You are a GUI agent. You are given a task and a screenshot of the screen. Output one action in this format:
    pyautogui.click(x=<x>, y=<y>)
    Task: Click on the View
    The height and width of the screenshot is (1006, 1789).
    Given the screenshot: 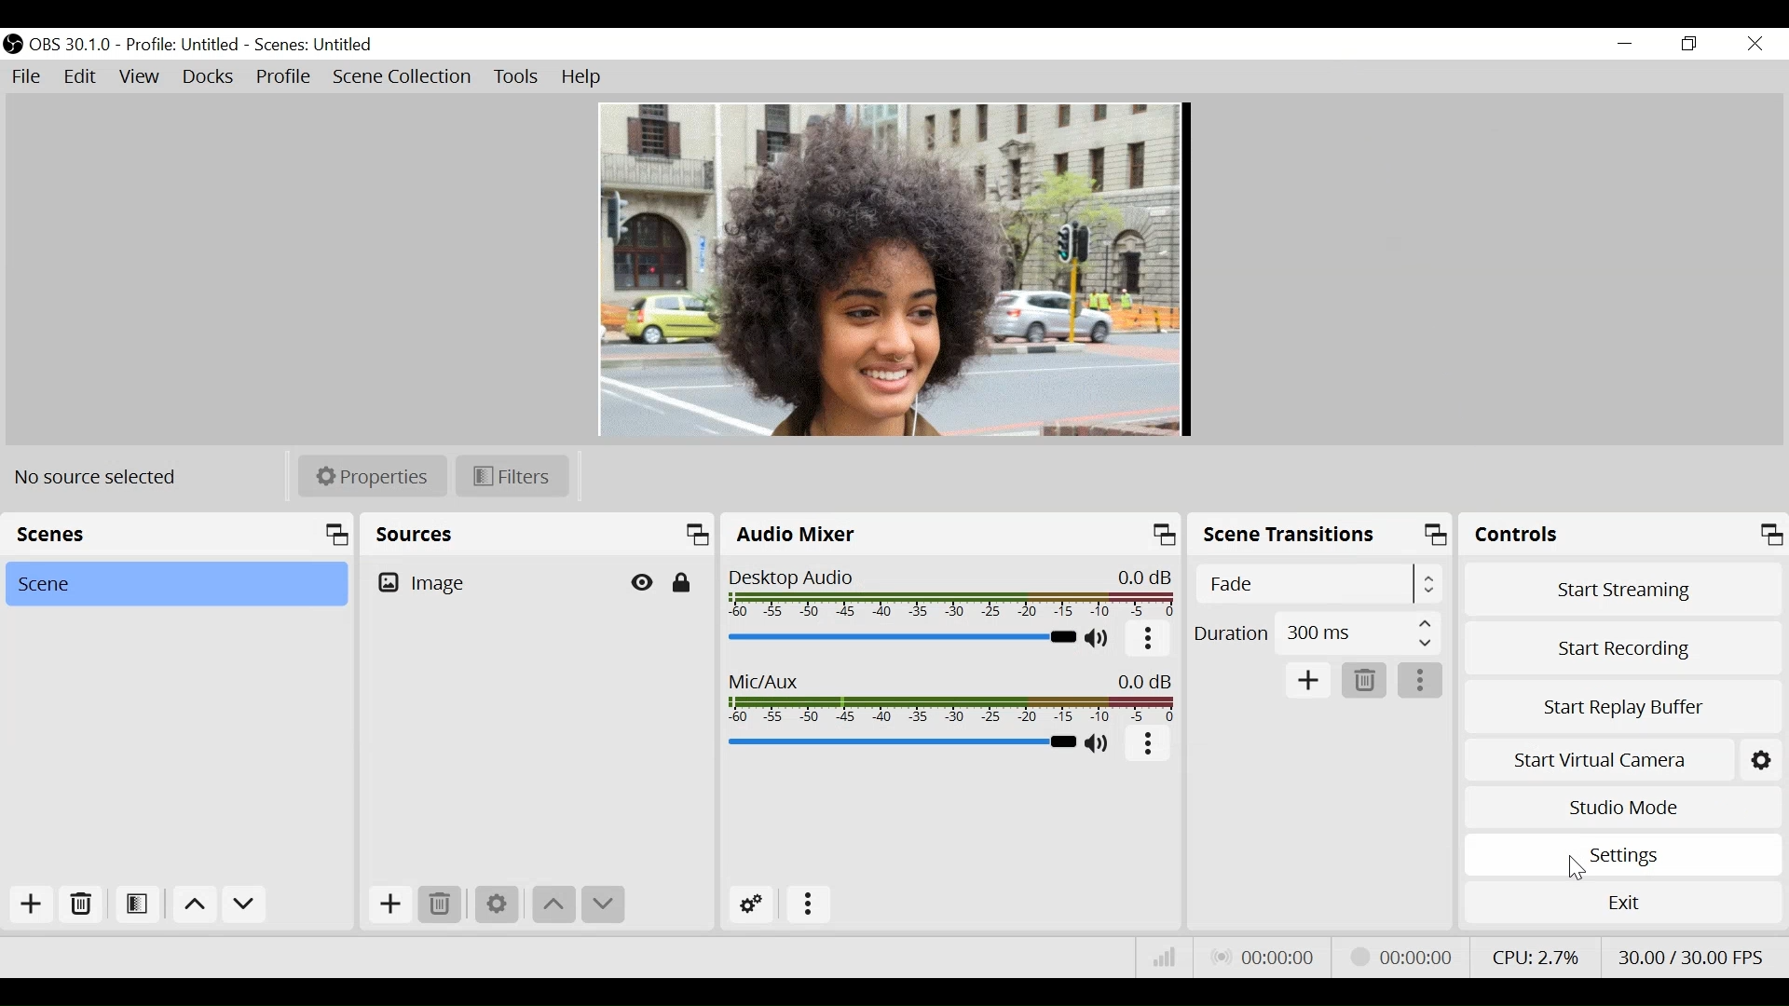 What is the action you would take?
    pyautogui.click(x=139, y=77)
    